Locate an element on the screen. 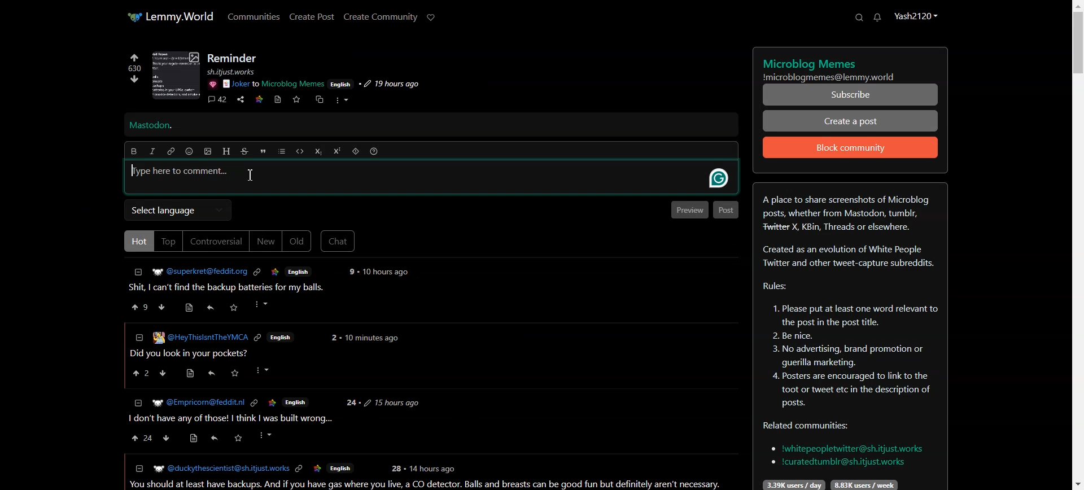 The height and width of the screenshot is (490, 1084). Go to source is located at coordinates (278, 99).